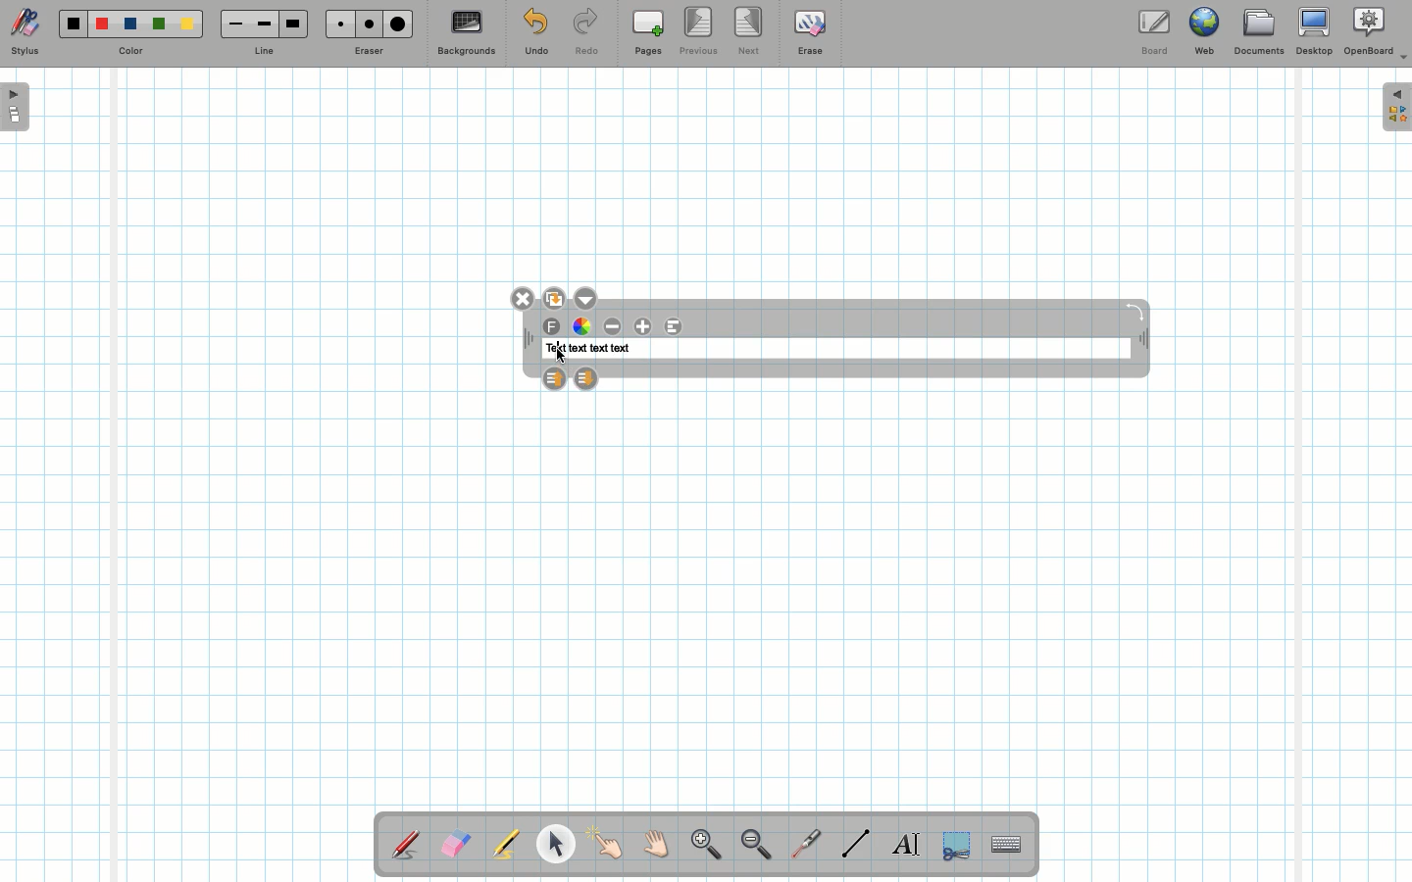 This screenshot has height=882, width=1412. What do you see at coordinates (553, 296) in the screenshot?
I see `Duplicate` at bounding box center [553, 296].